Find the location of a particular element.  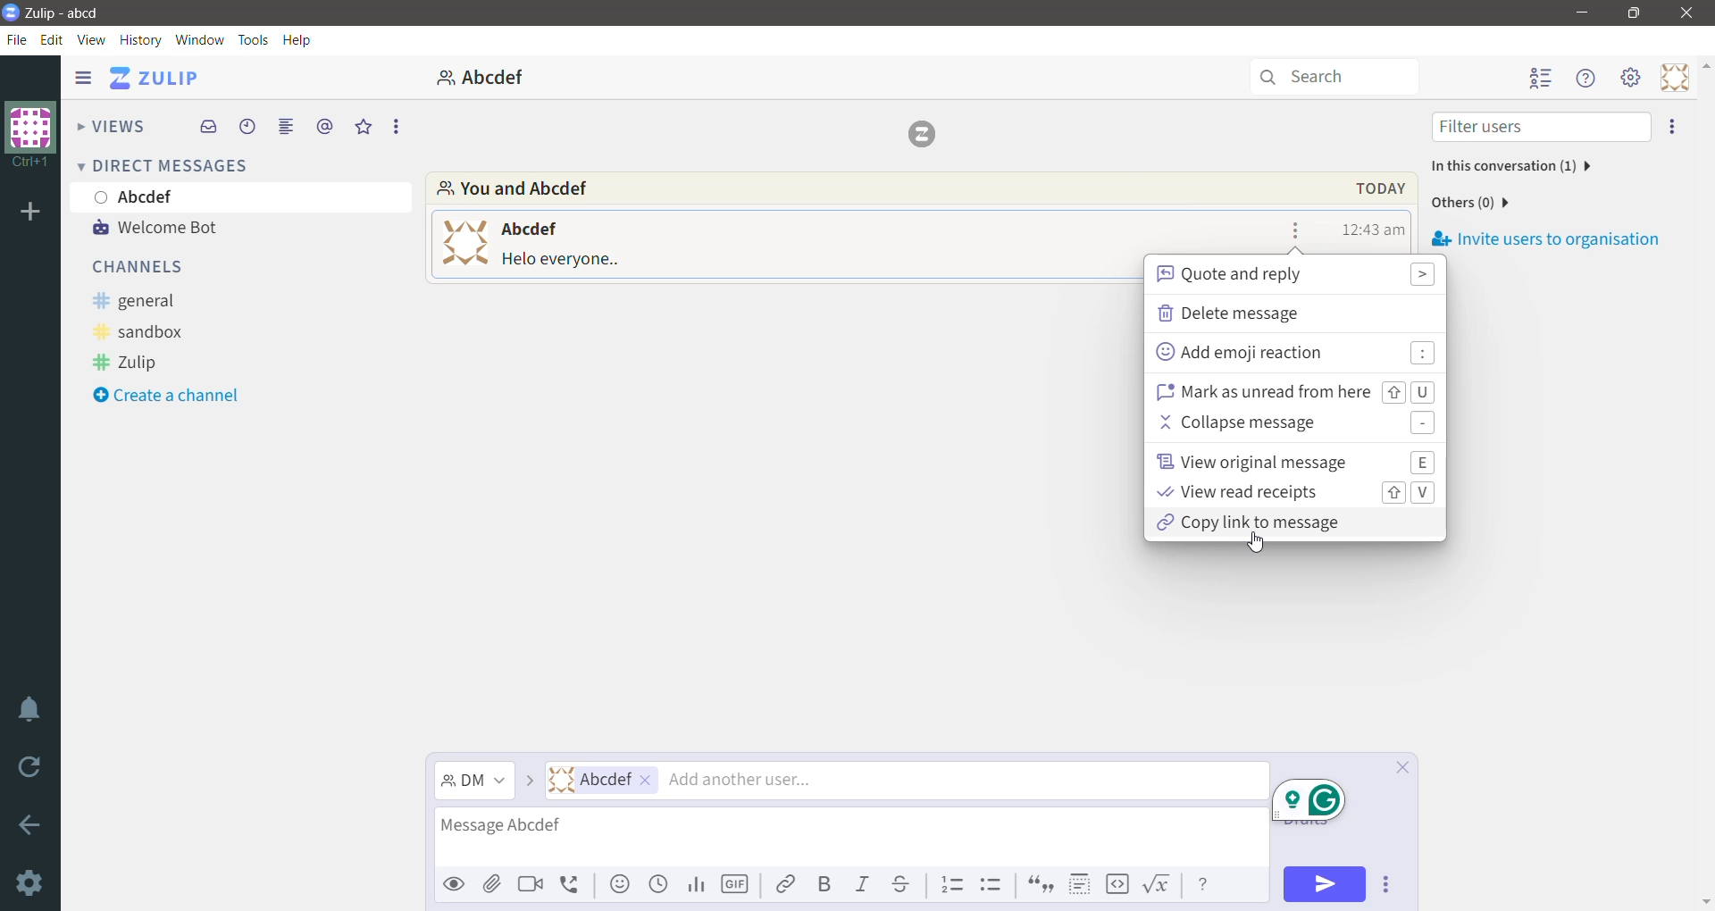

Vertical Scroll Bar is located at coordinates (1704, 483).